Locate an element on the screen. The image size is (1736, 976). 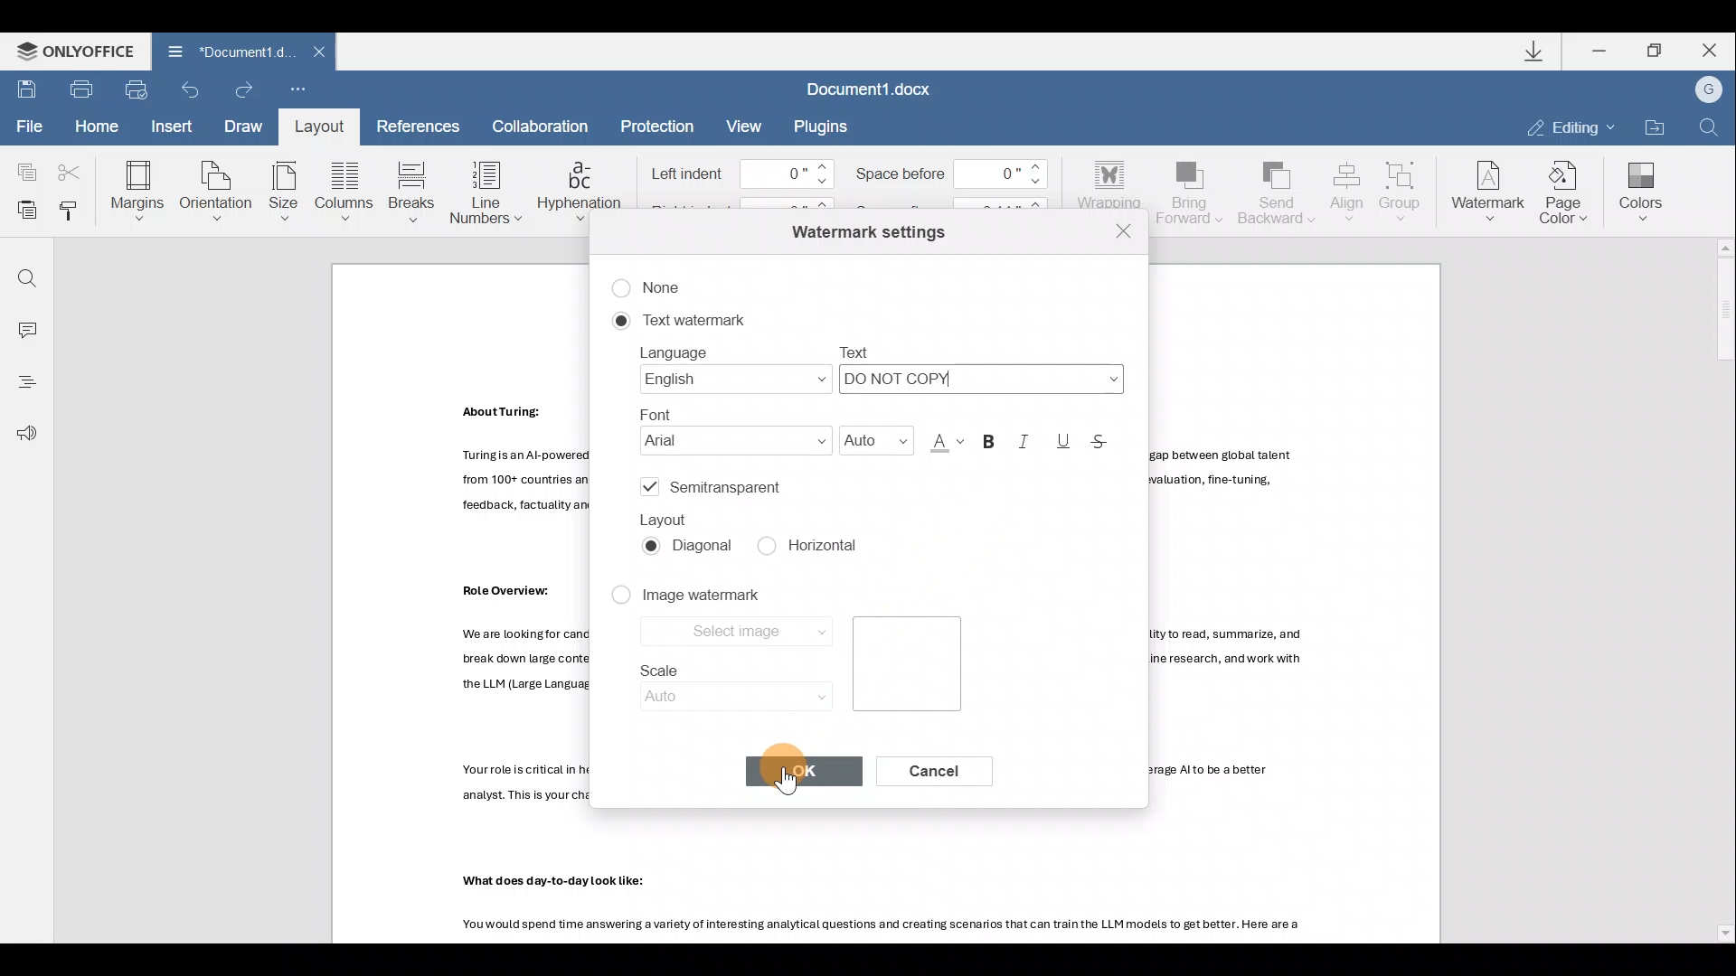
Home is located at coordinates (102, 127).